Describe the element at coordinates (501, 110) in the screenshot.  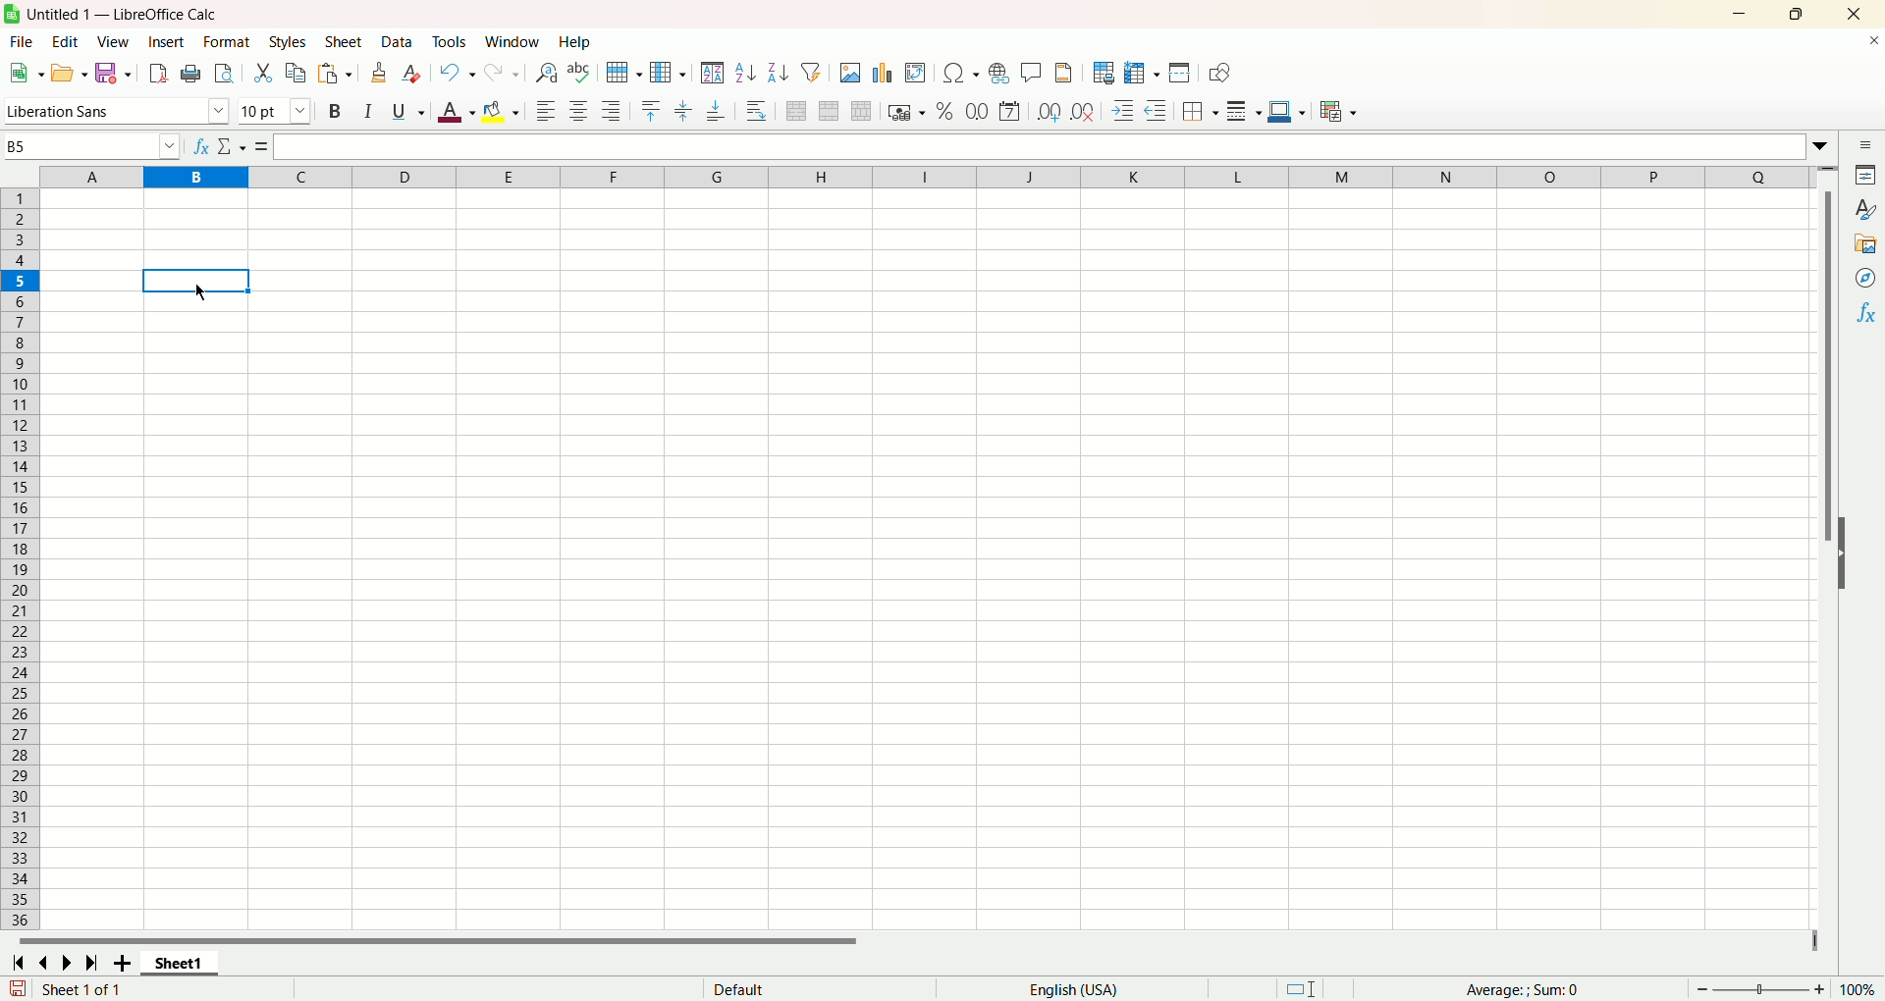
I see `background color` at that location.